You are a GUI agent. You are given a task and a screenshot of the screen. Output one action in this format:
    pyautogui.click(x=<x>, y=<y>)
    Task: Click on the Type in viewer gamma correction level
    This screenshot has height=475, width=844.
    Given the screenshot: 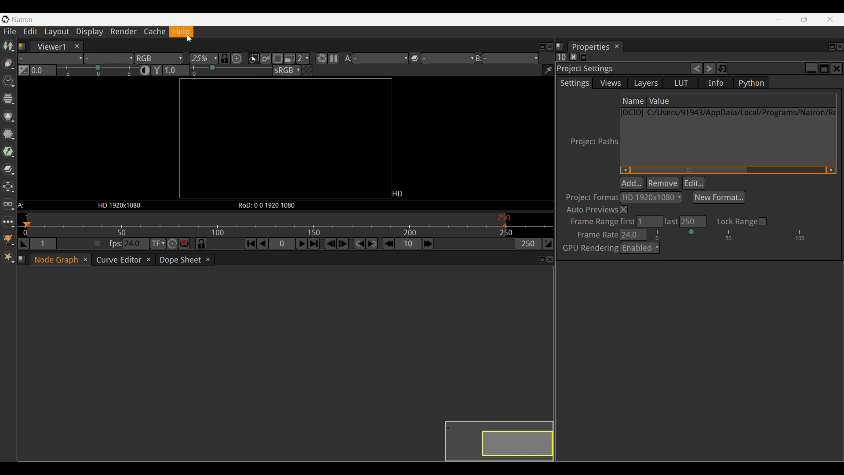 What is the action you would take?
    pyautogui.click(x=176, y=70)
    